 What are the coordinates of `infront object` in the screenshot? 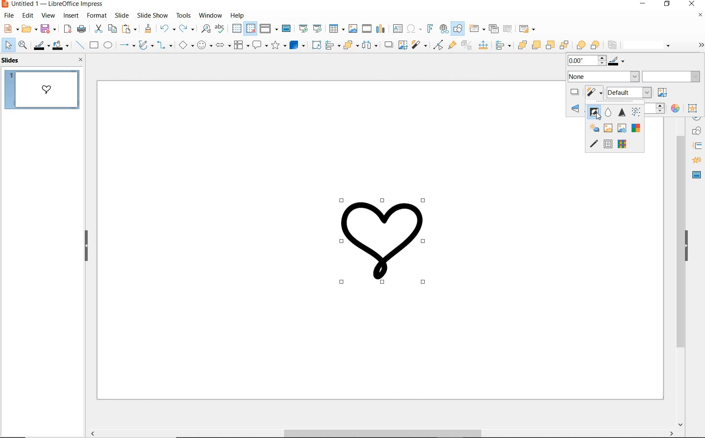 It's located at (581, 46).